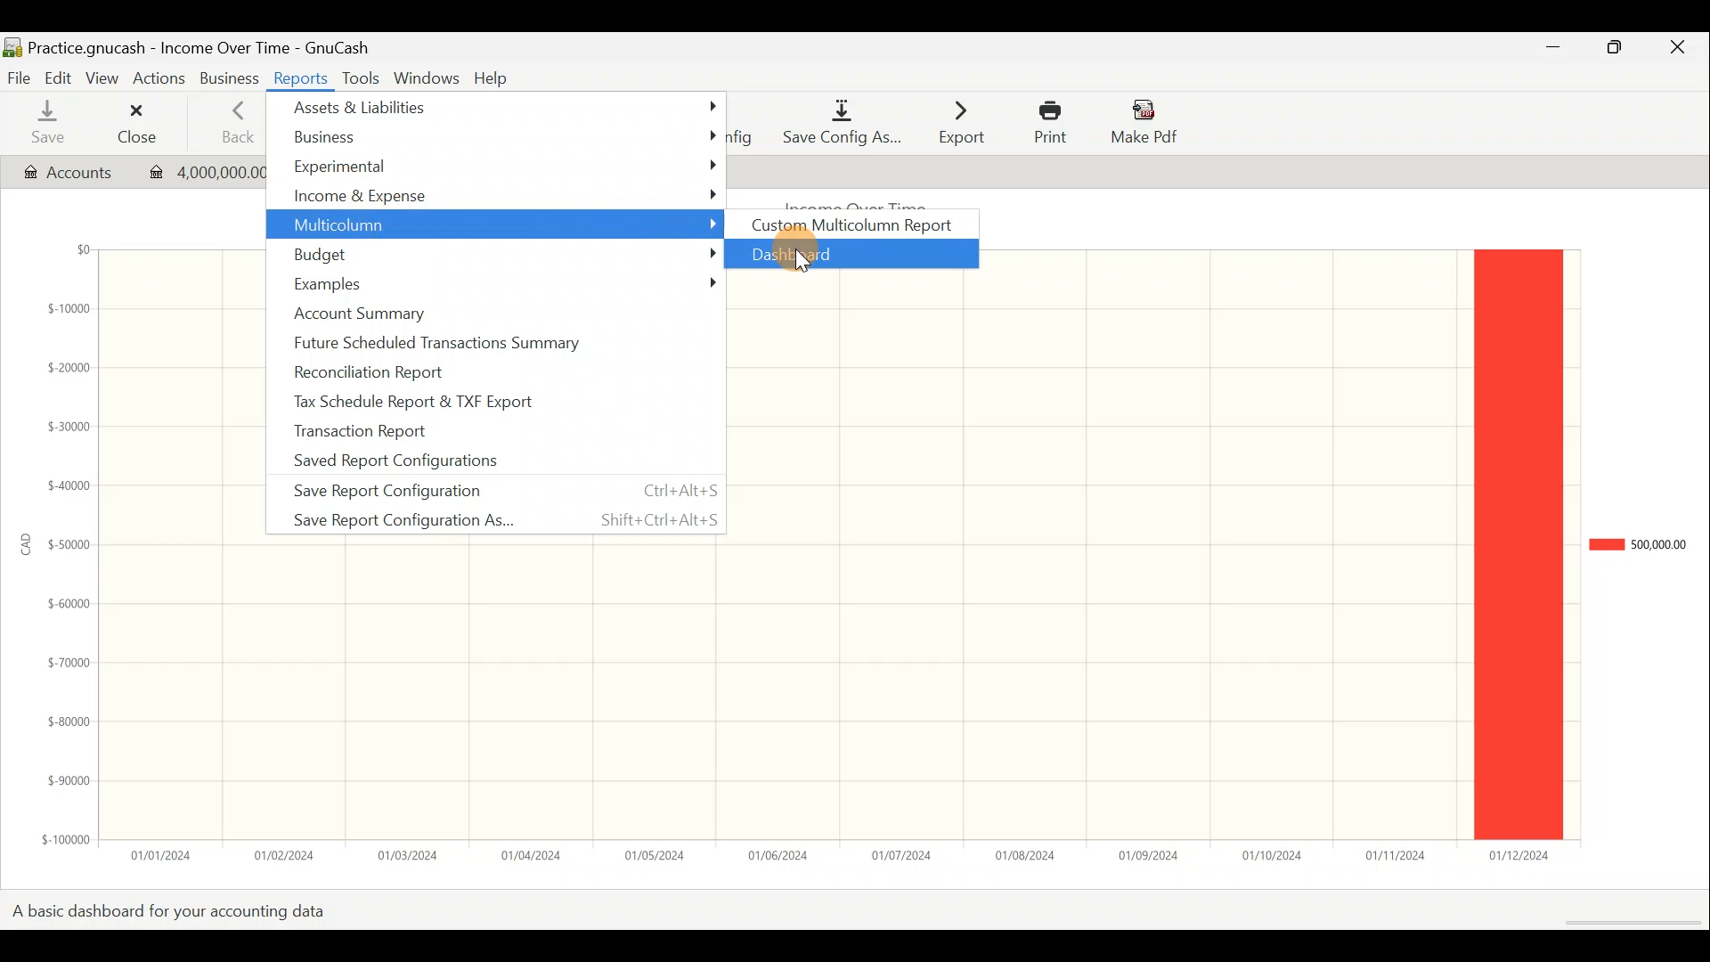  I want to click on Save, so click(47, 125).